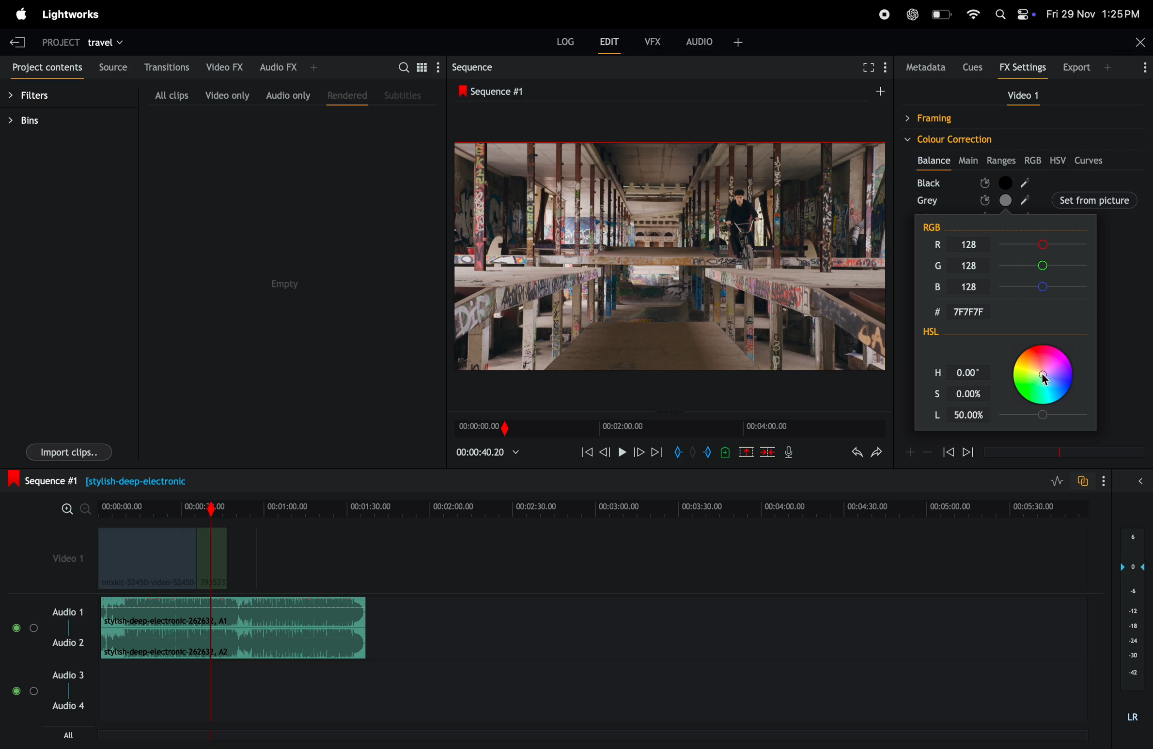  Describe the element at coordinates (1058, 480) in the screenshot. I see `toggle audio level editing` at that location.